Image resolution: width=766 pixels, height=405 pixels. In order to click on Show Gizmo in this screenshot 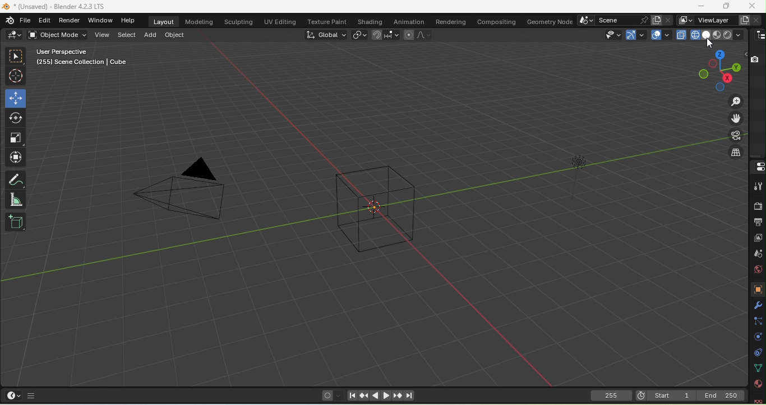, I will do `click(636, 35)`.